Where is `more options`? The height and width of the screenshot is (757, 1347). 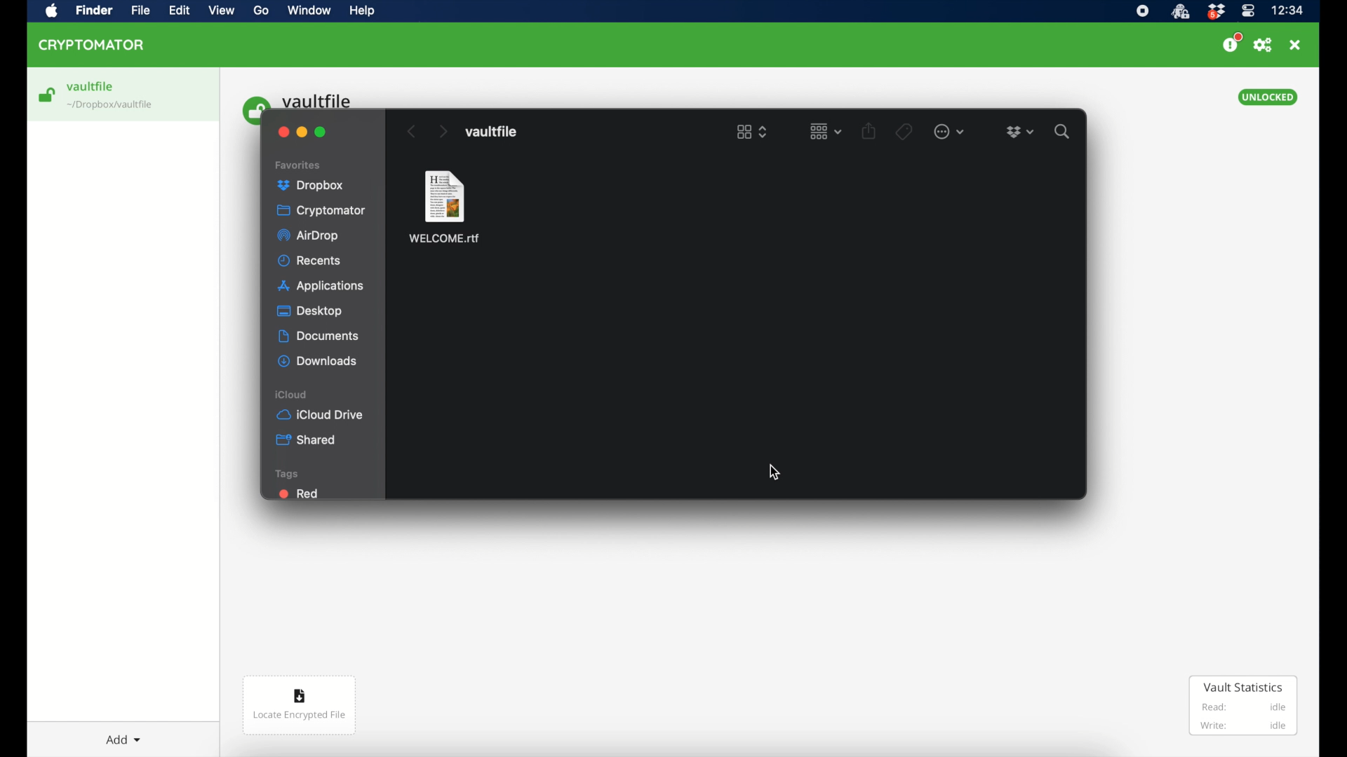
more options is located at coordinates (950, 132).